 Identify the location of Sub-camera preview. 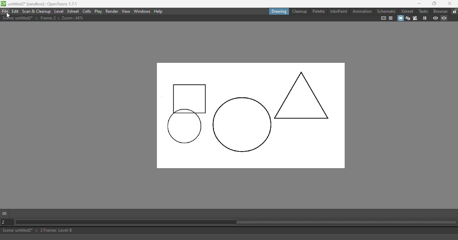
(444, 19).